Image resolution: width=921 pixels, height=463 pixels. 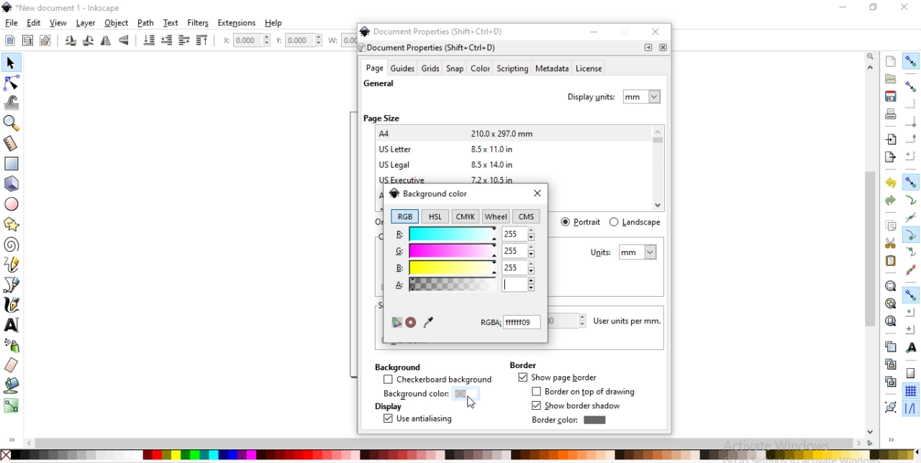 I want to click on RGBA, so click(x=511, y=322).